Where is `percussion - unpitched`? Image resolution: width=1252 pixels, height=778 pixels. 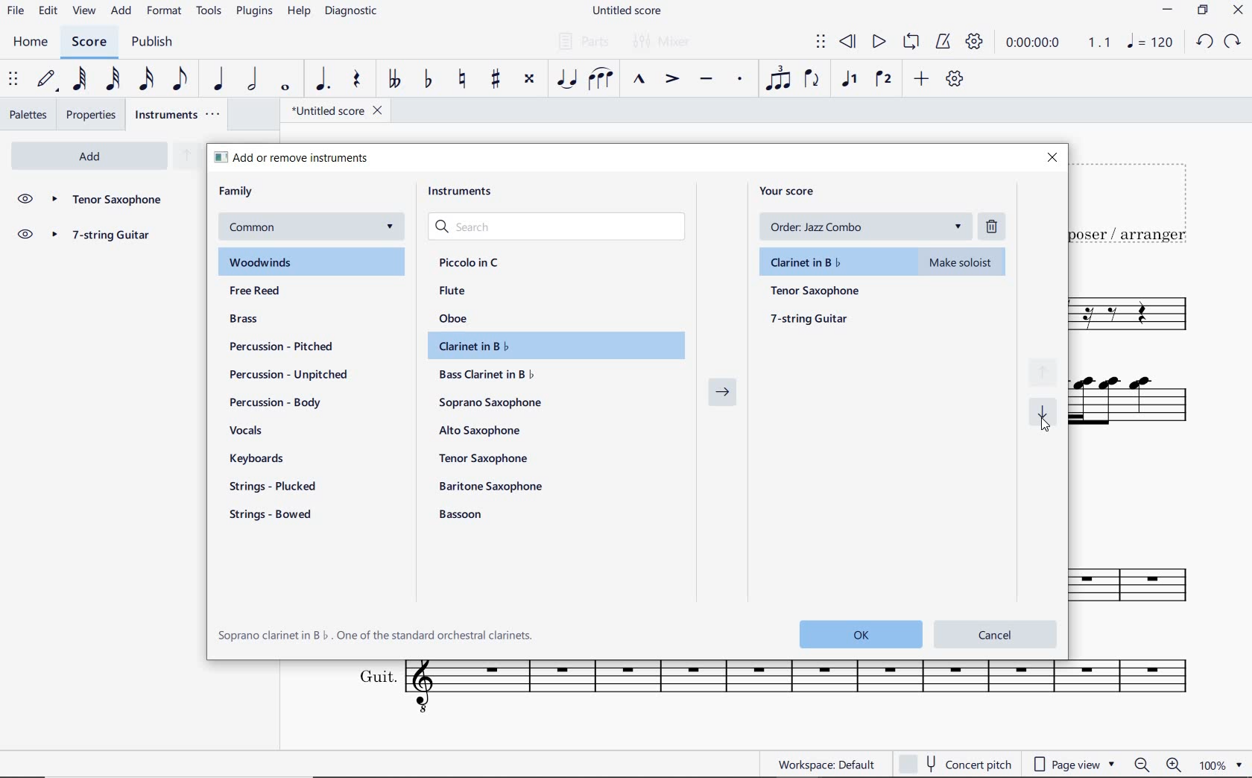
percussion - unpitched is located at coordinates (290, 375).